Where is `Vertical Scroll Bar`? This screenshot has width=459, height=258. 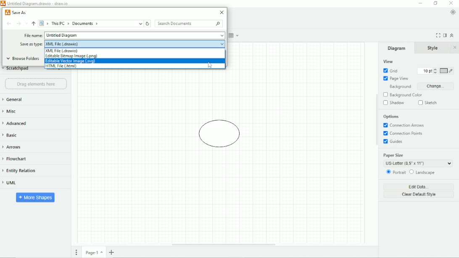 Vertical Scroll Bar is located at coordinates (376, 144).